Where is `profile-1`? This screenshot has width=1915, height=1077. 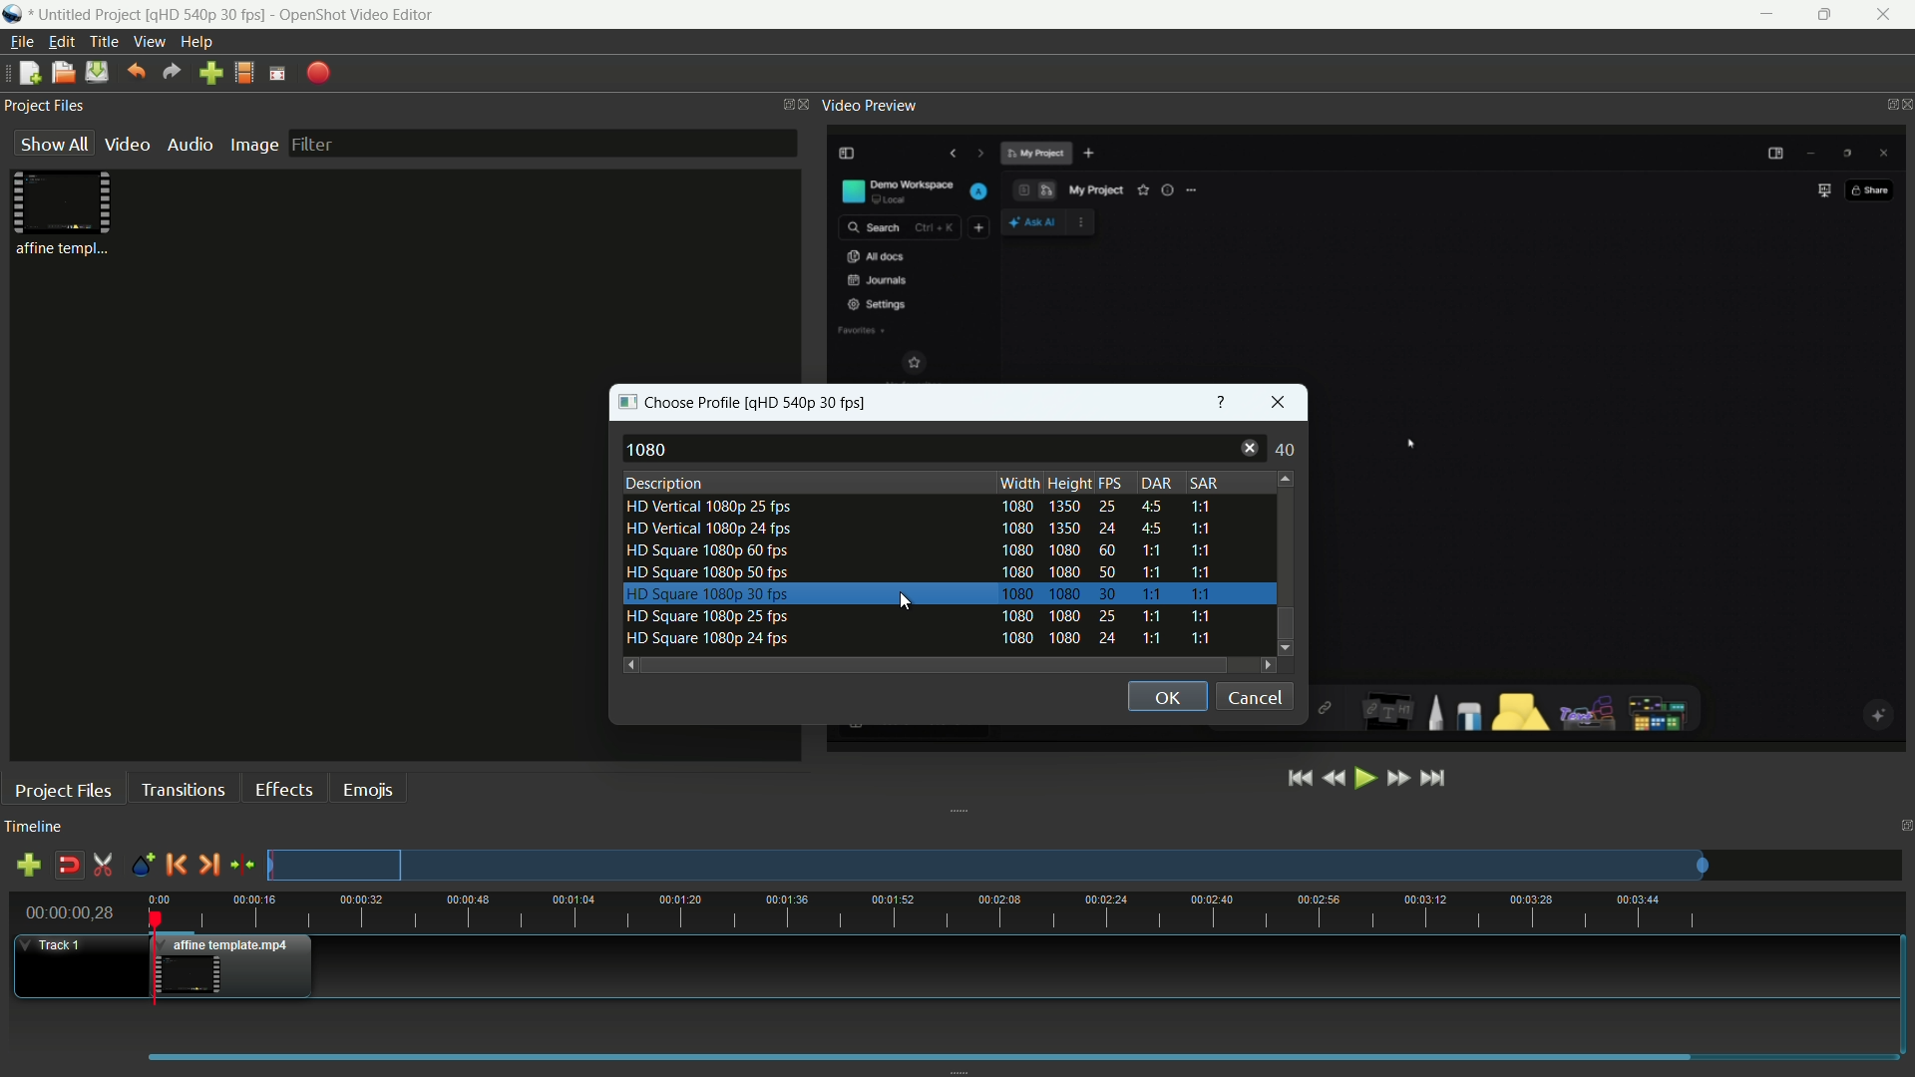 profile-1 is located at coordinates (921, 508).